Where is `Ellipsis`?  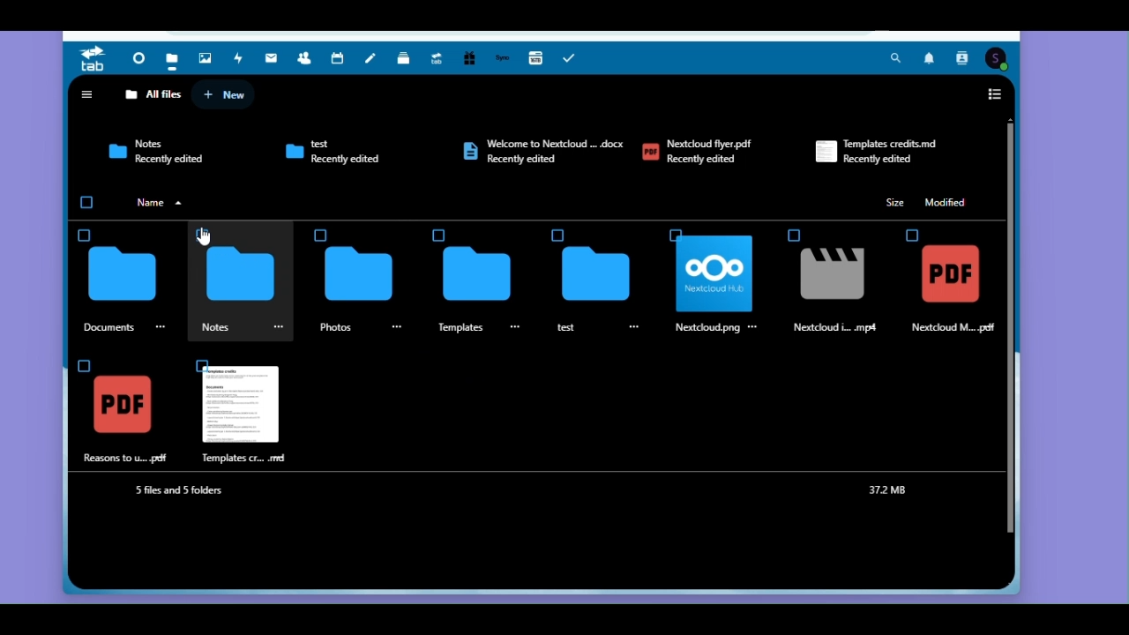 Ellipsis is located at coordinates (753, 325).